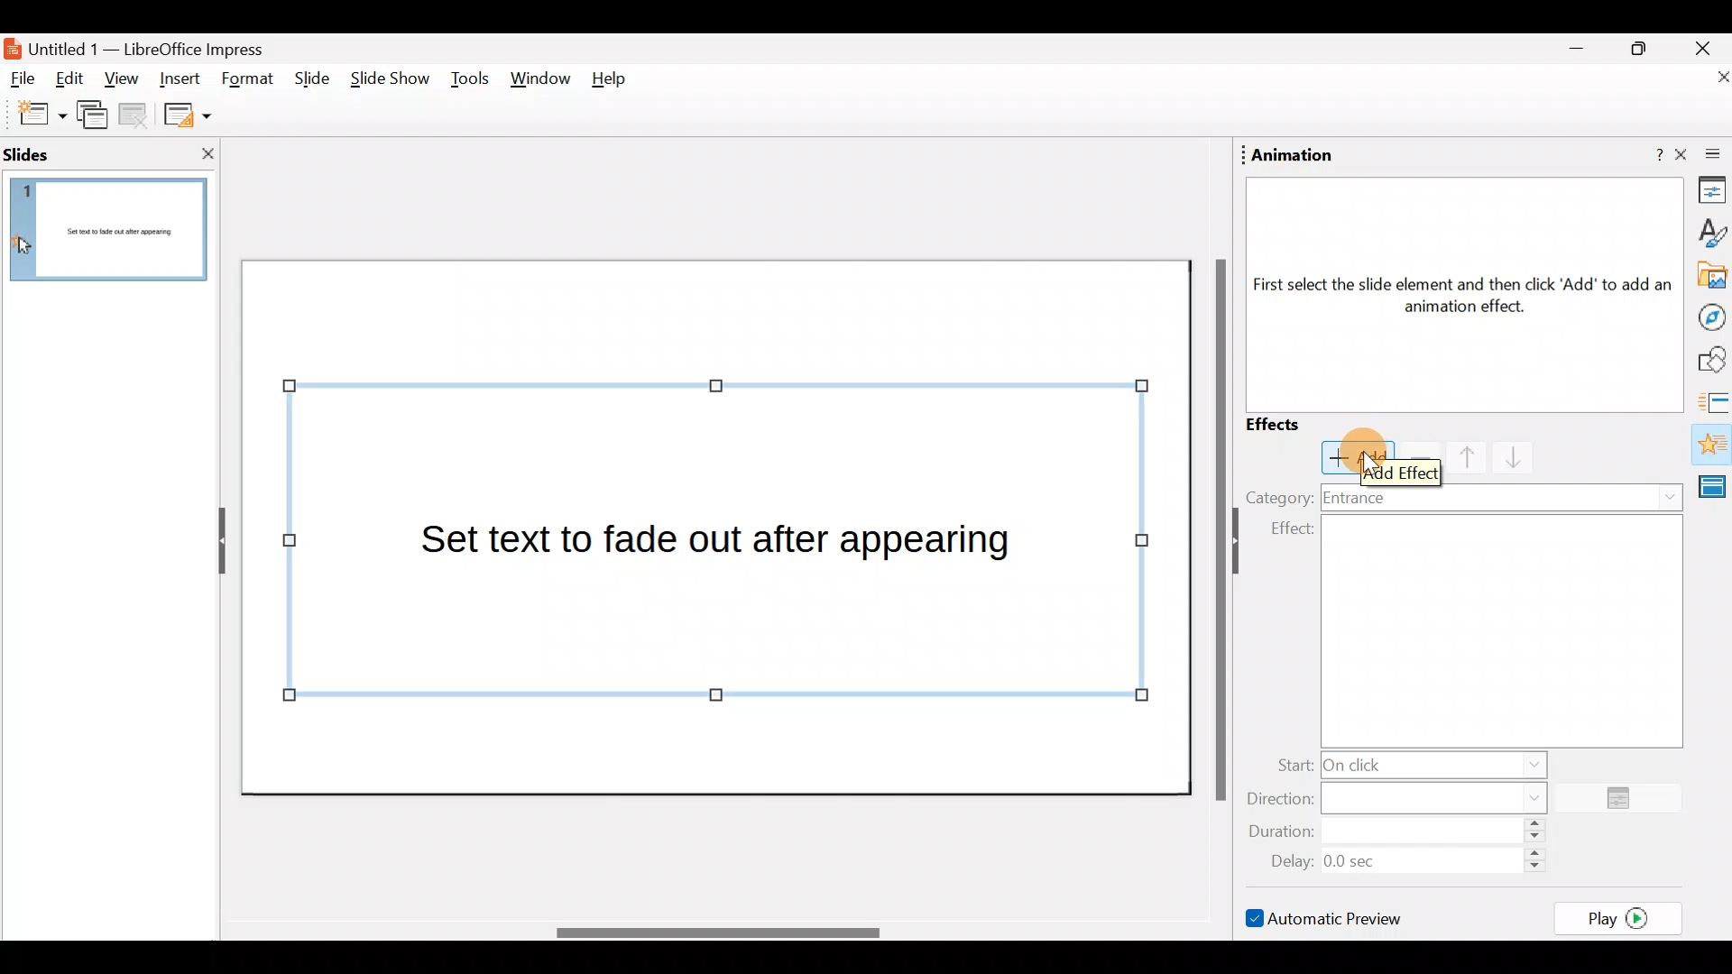 The height and width of the screenshot is (974, 1732). What do you see at coordinates (720, 526) in the screenshot?
I see `Presentation slide` at bounding box center [720, 526].